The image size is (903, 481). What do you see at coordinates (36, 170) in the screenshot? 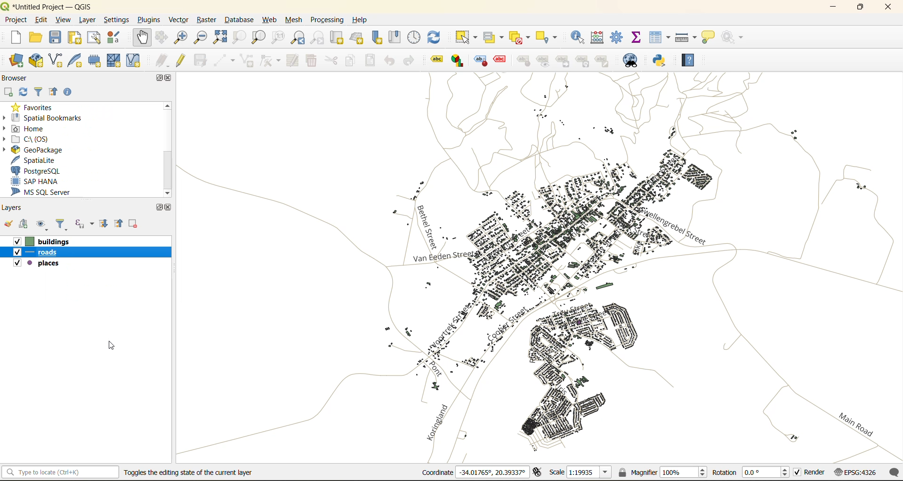
I see `postgresql` at bounding box center [36, 170].